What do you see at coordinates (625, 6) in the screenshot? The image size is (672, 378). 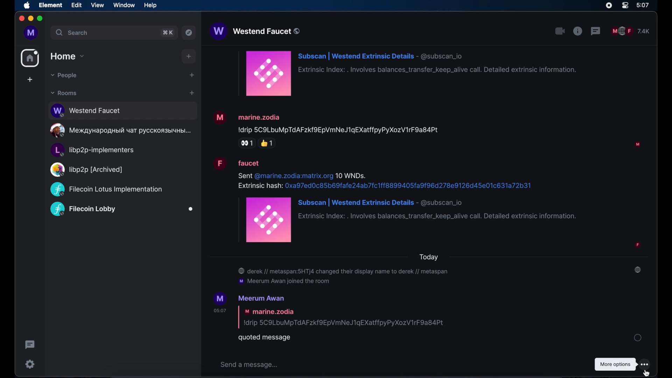 I see `control center` at bounding box center [625, 6].